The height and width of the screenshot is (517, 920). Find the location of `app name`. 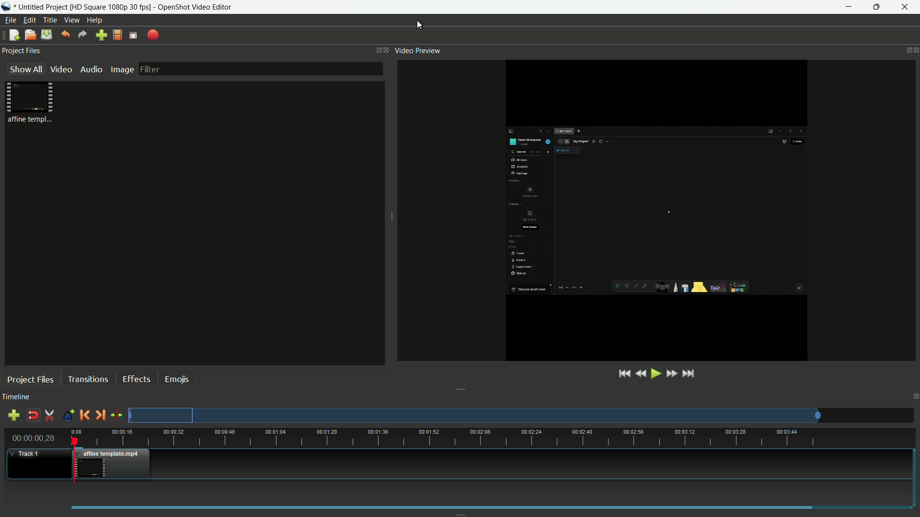

app name is located at coordinates (195, 7).